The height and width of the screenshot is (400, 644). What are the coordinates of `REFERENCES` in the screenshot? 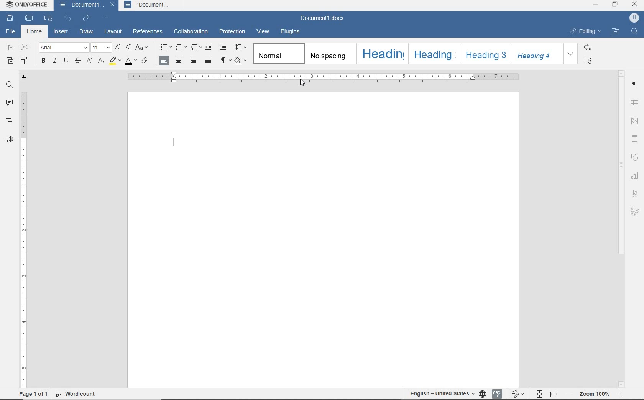 It's located at (149, 31).